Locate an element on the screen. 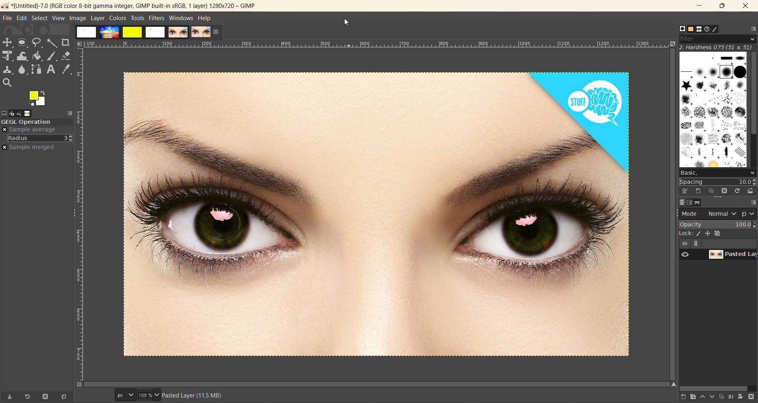 This screenshot has width=758, height=403. layer is located at coordinates (679, 203).